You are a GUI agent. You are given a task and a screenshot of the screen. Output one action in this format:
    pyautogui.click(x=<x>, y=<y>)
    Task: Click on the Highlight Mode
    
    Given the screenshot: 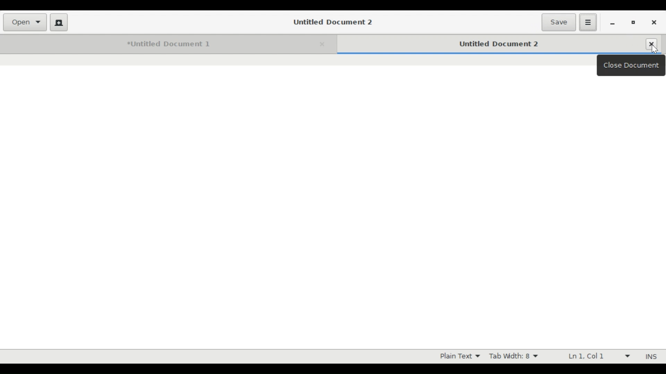 What is the action you would take?
    pyautogui.click(x=459, y=356)
    